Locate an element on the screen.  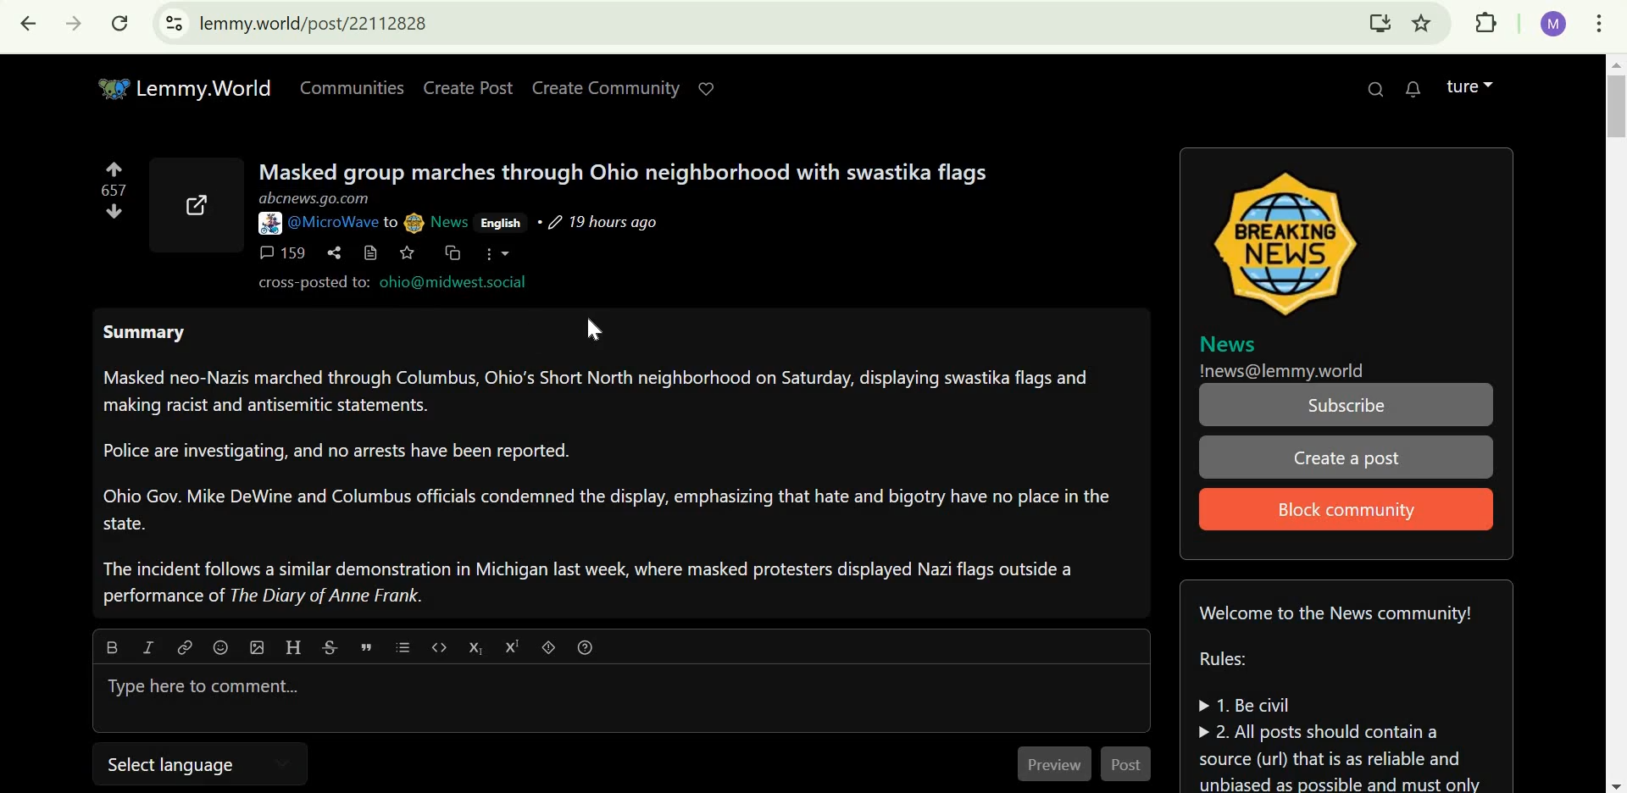
numbers is located at coordinates (117, 191).